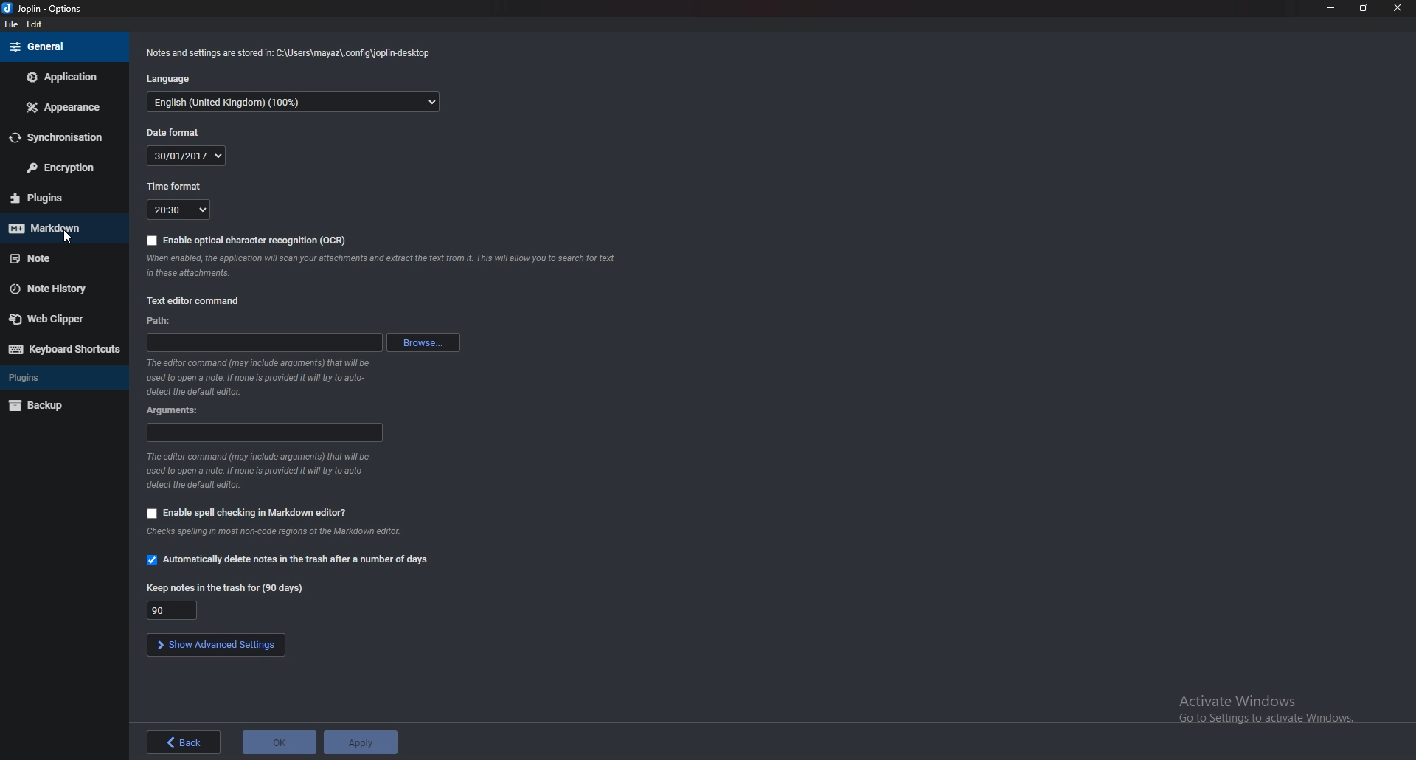 Image resolution: width=1416 pixels, height=760 pixels. Describe the element at coordinates (174, 609) in the screenshot. I see `Keep notes in the trash for` at that location.